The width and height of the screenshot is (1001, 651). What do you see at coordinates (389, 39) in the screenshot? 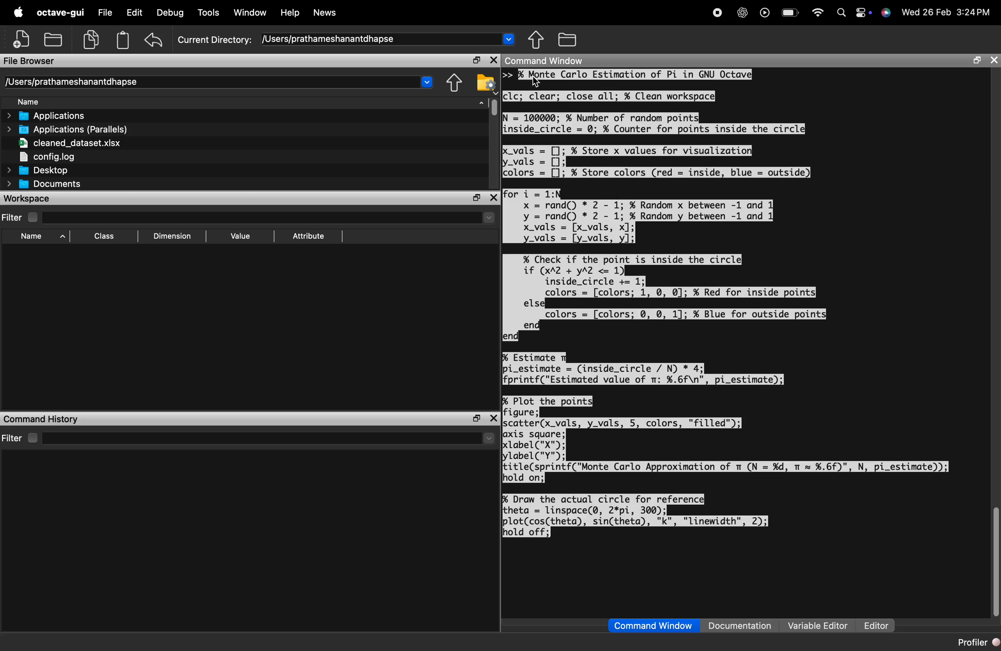
I see `Users/prathameshanantdhapse ` at bounding box center [389, 39].